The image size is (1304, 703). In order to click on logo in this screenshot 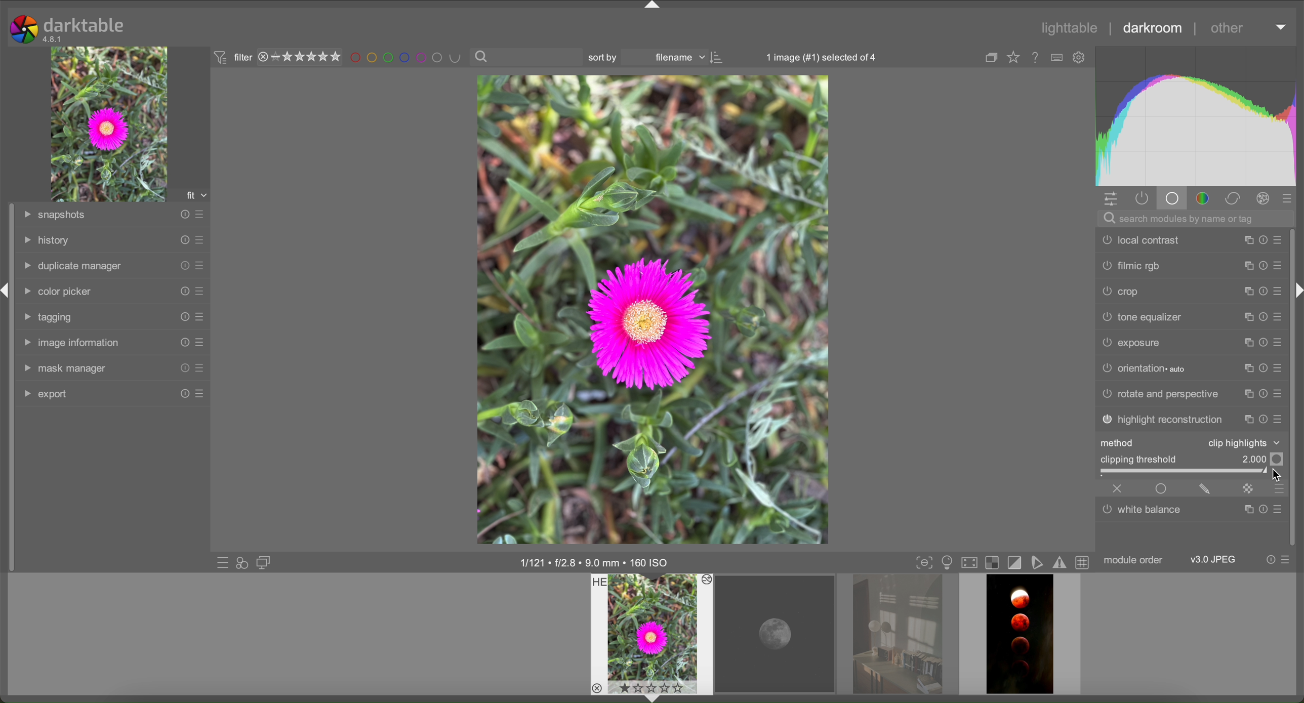, I will do `click(24, 29)`.